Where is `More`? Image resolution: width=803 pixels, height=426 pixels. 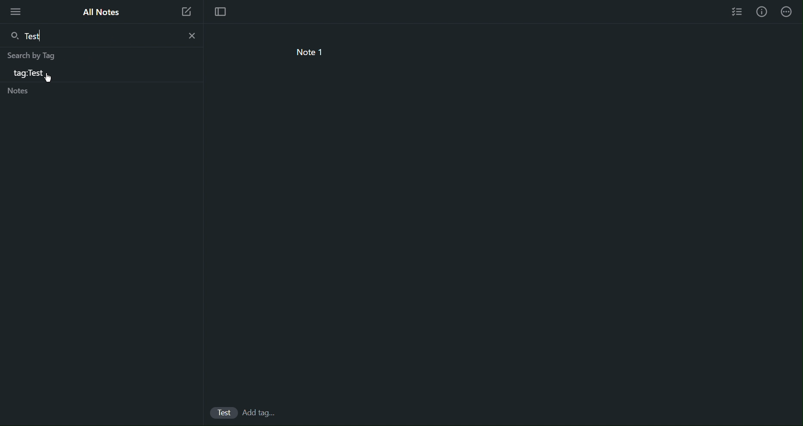
More is located at coordinates (790, 11).